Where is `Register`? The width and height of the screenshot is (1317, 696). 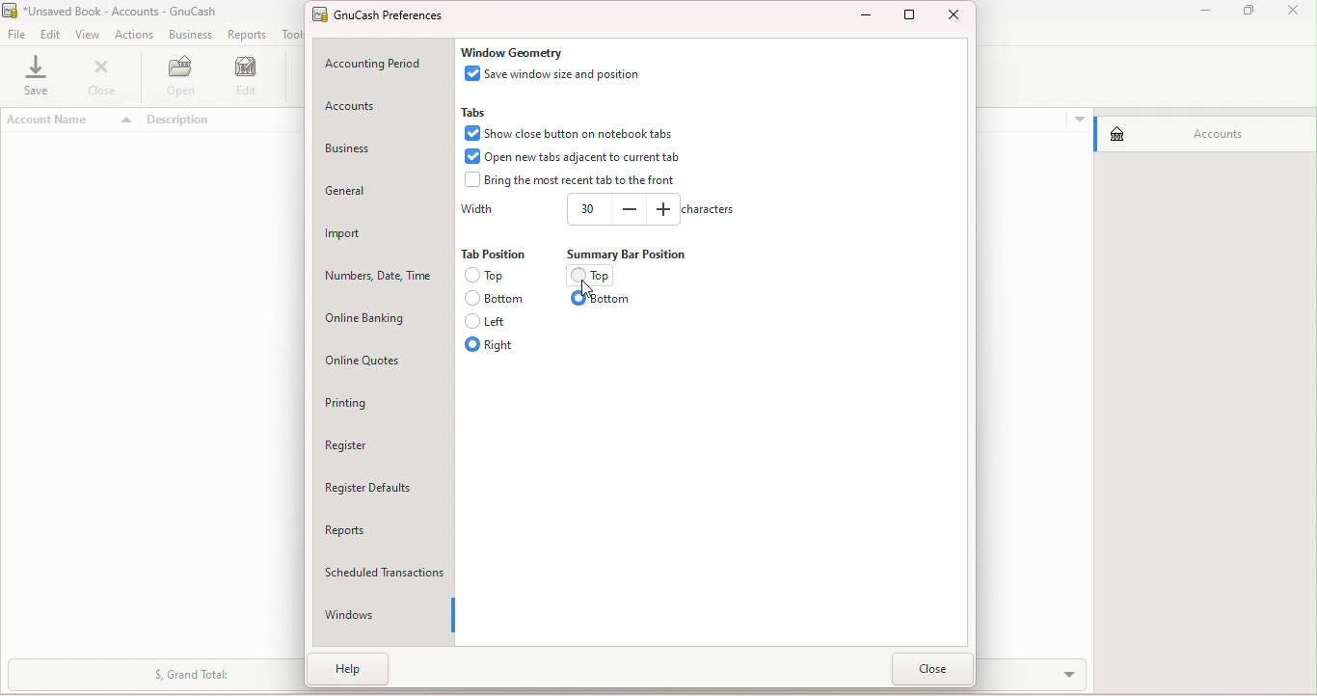 Register is located at coordinates (387, 442).